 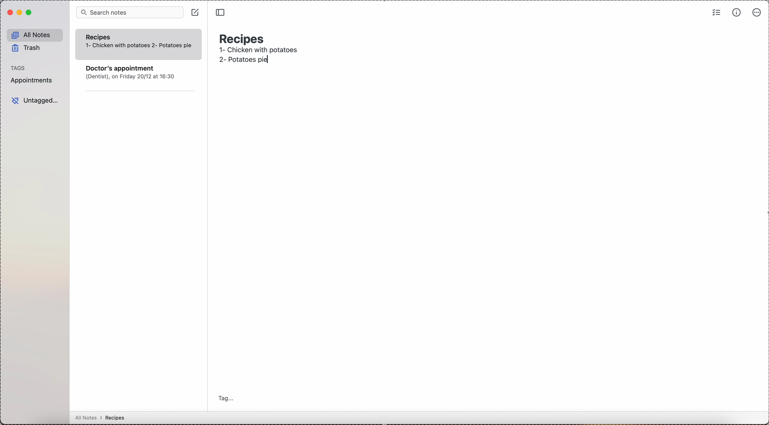 I want to click on trash, so click(x=29, y=47).